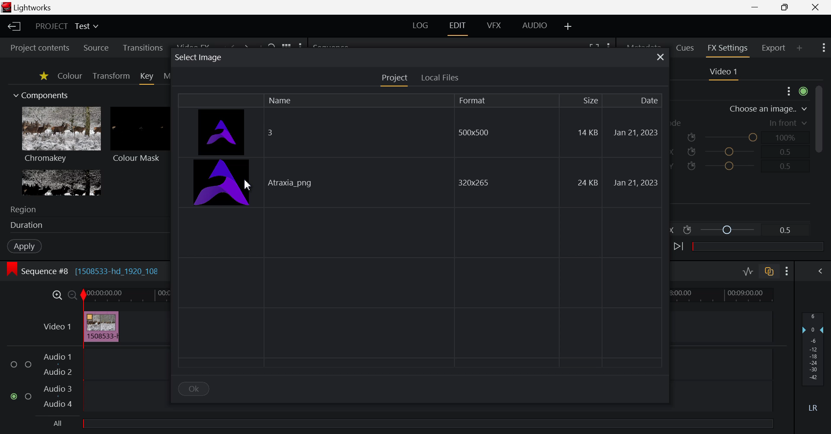  I want to click on 0.5, so click(787, 231).